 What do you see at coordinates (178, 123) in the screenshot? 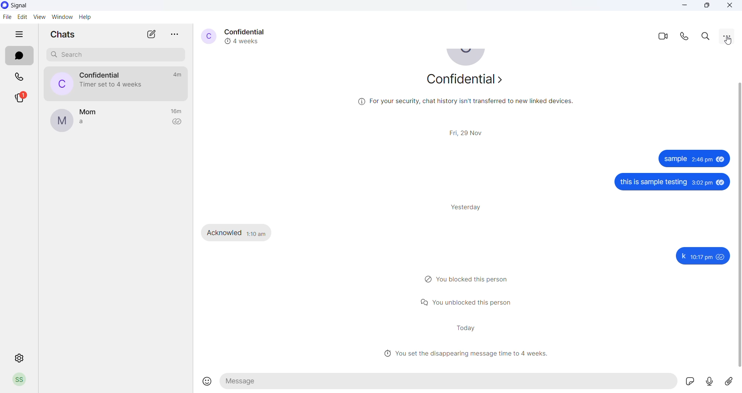
I see `read recipient` at bounding box center [178, 123].